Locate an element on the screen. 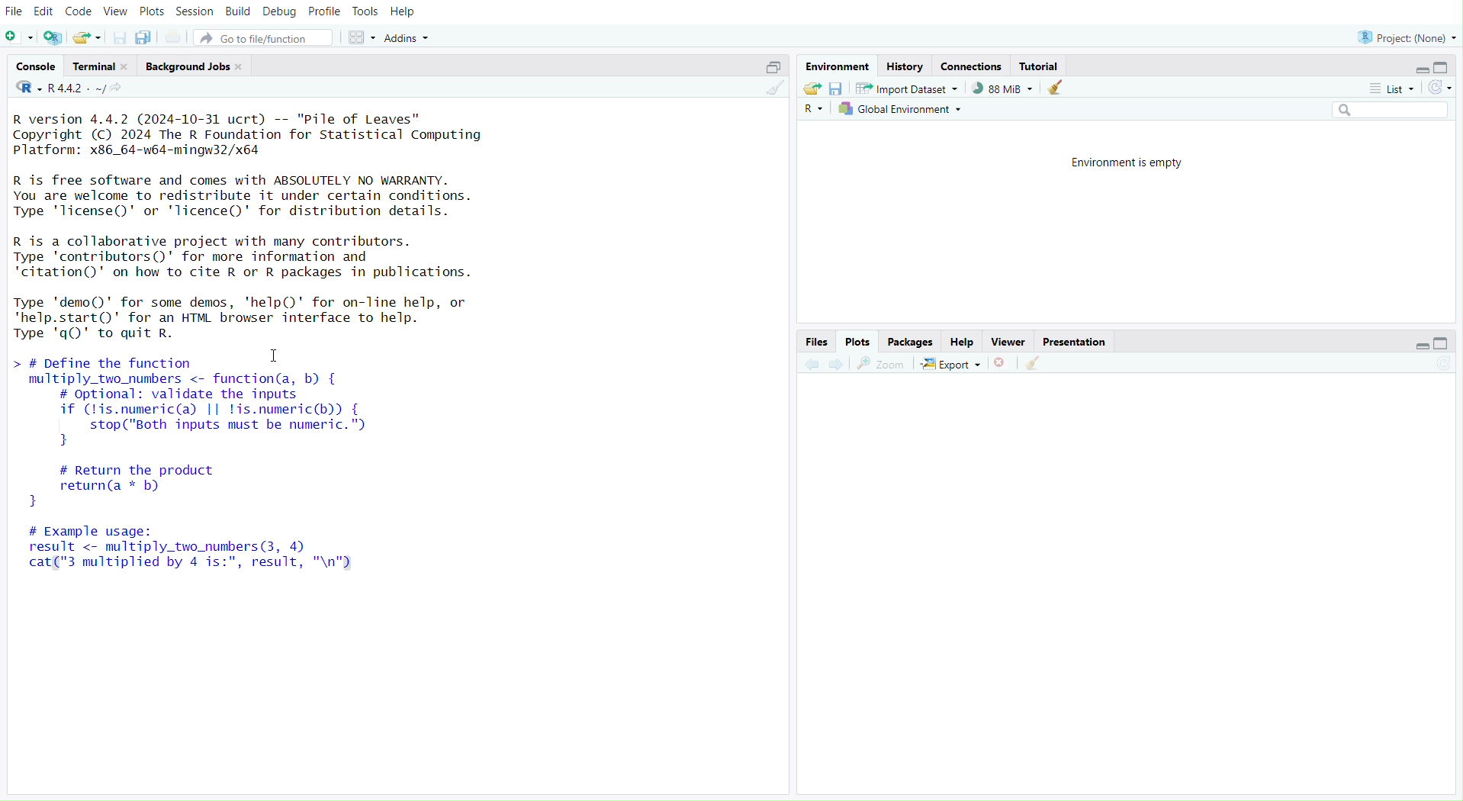  Background Jobs is located at coordinates (191, 66).